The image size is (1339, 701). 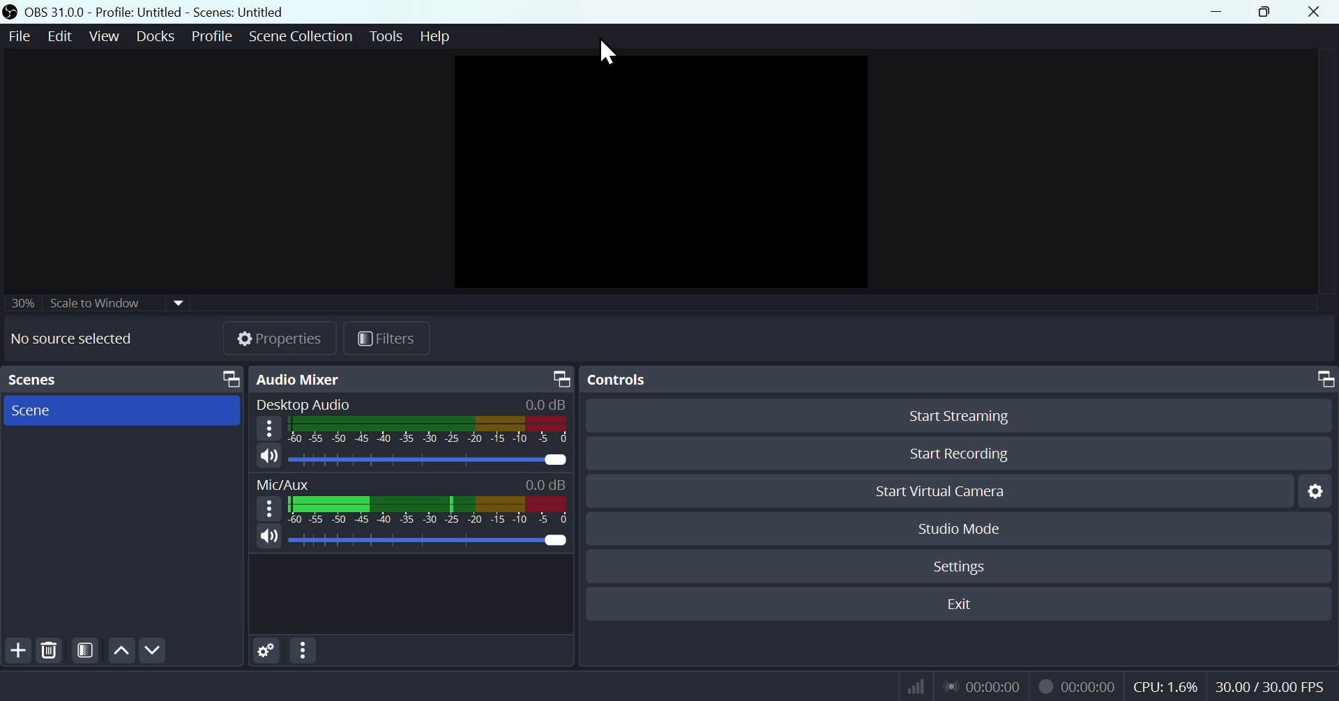 I want to click on More options, so click(x=303, y=652).